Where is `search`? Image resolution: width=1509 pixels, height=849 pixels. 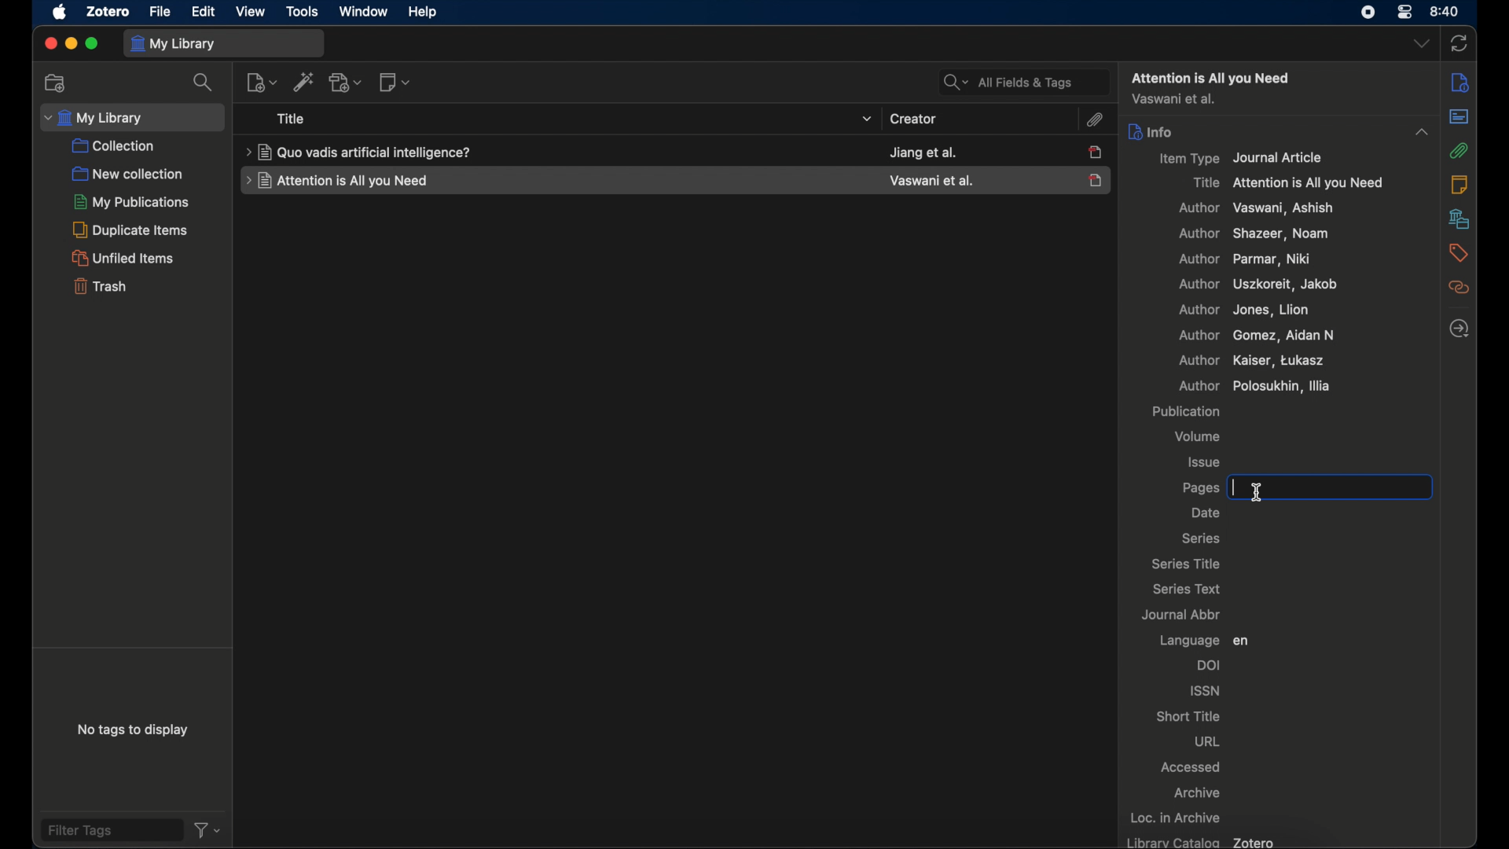
search is located at coordinates (202, 83).